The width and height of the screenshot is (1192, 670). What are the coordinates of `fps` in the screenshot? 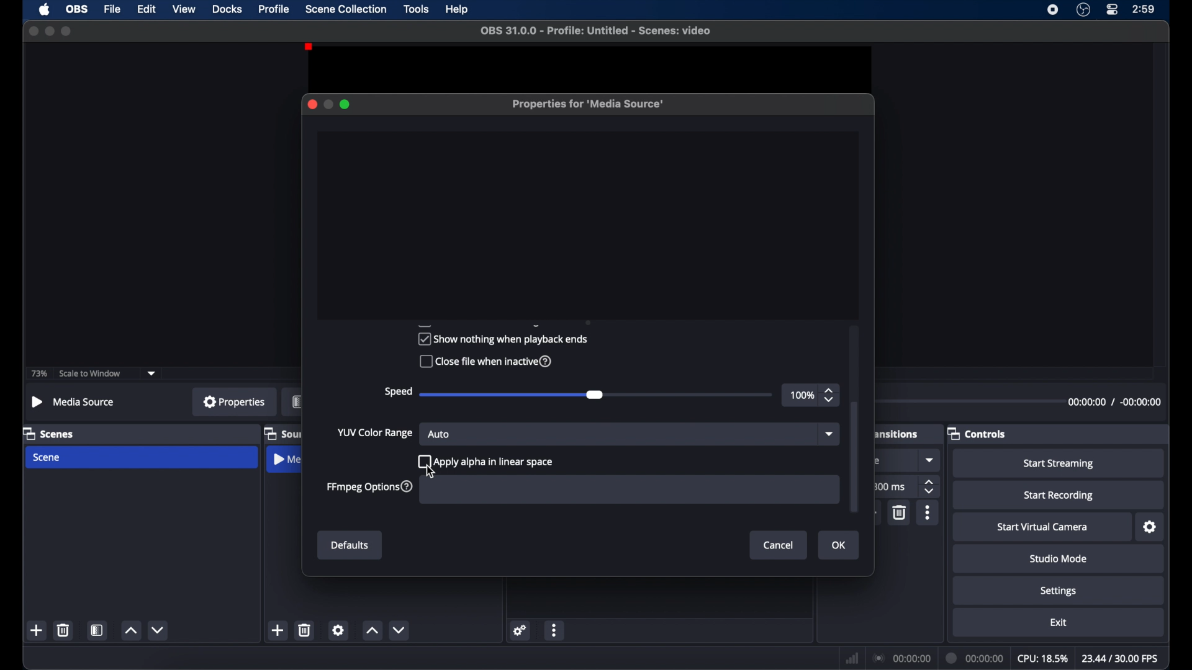 It's located at (1121, 658).